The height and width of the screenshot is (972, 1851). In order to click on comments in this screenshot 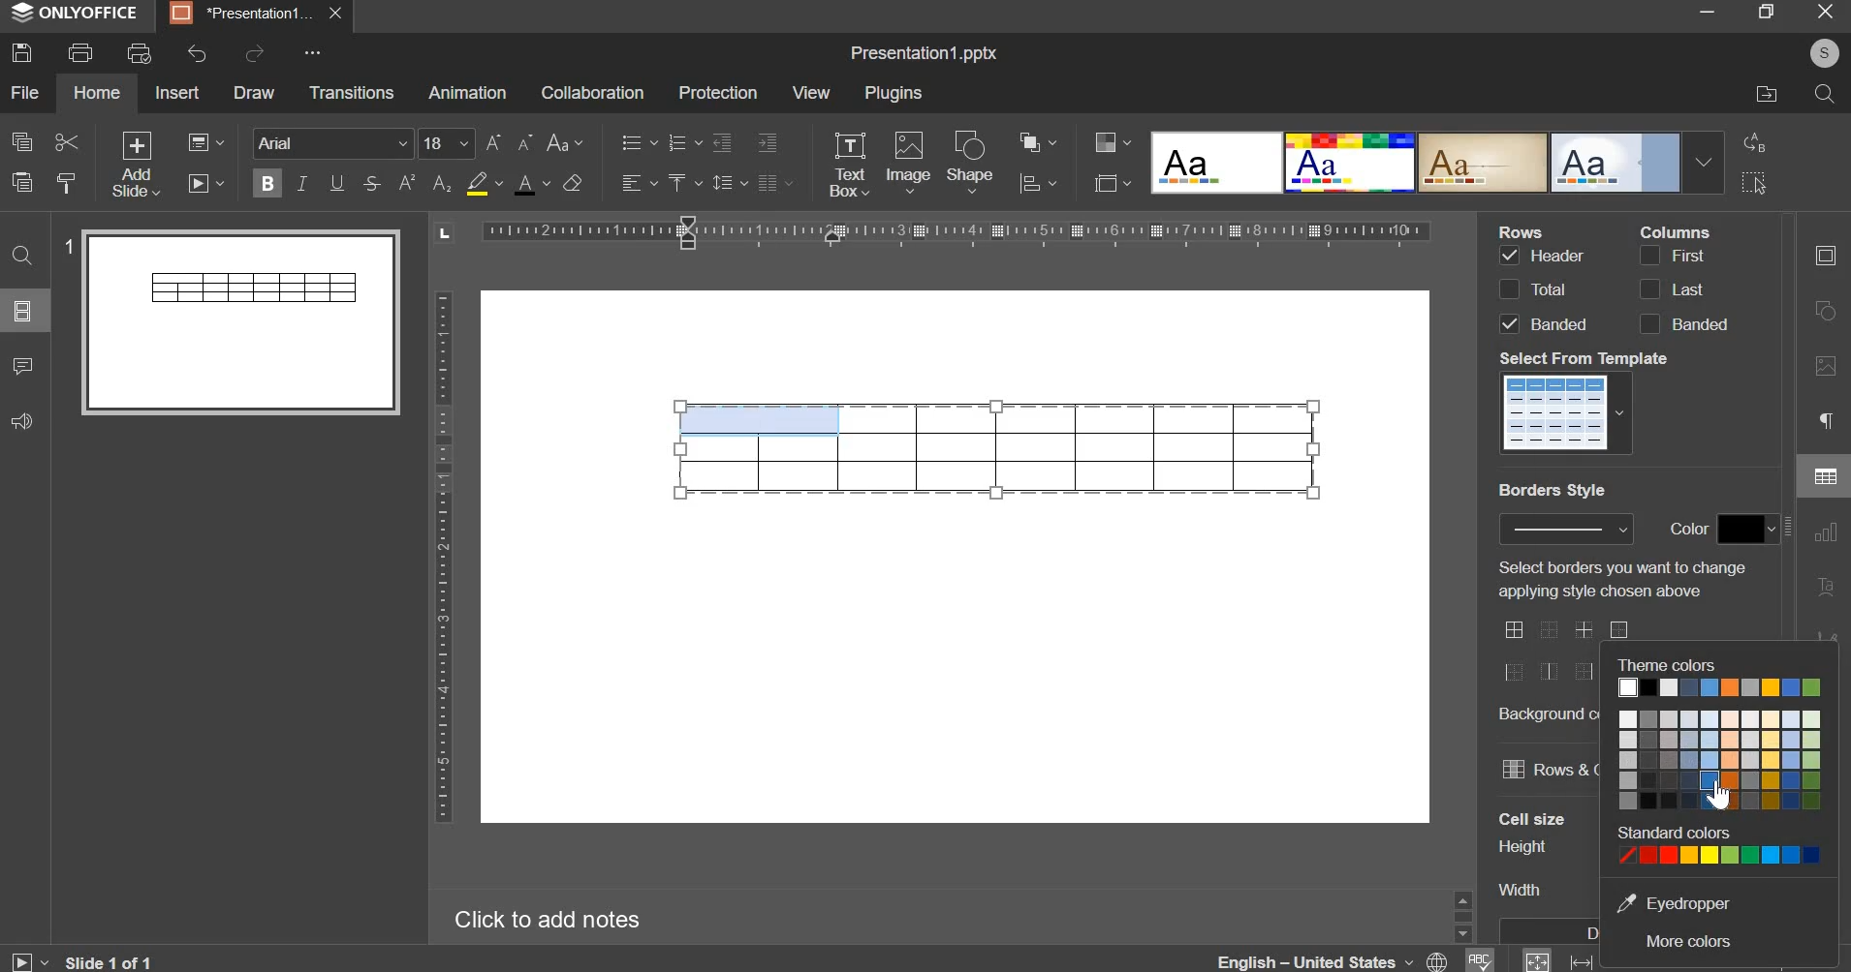, I will do `click(22, 366)`.